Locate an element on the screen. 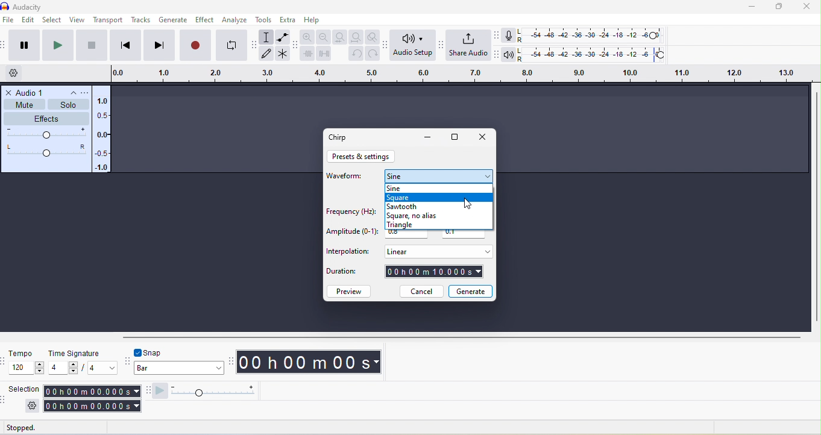  audacity share audio toolbar is located at coordinates (444, 48).